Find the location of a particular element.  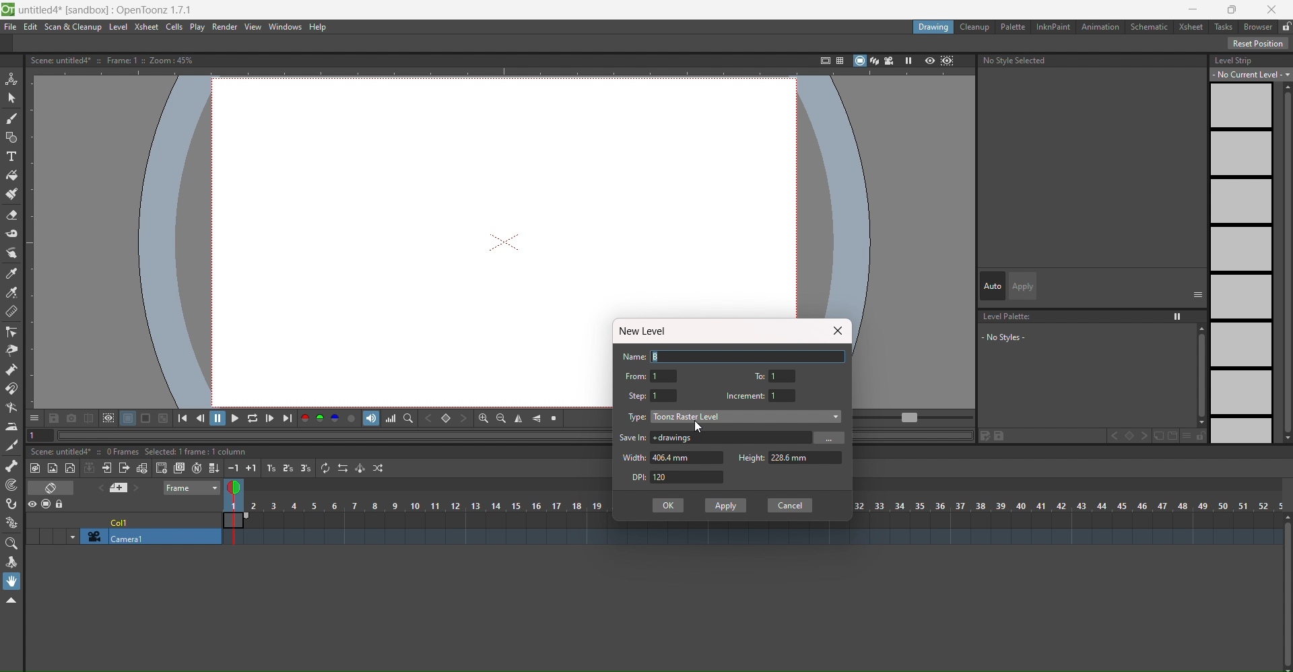

scan & cleanup is located at coordinates (71, 28).